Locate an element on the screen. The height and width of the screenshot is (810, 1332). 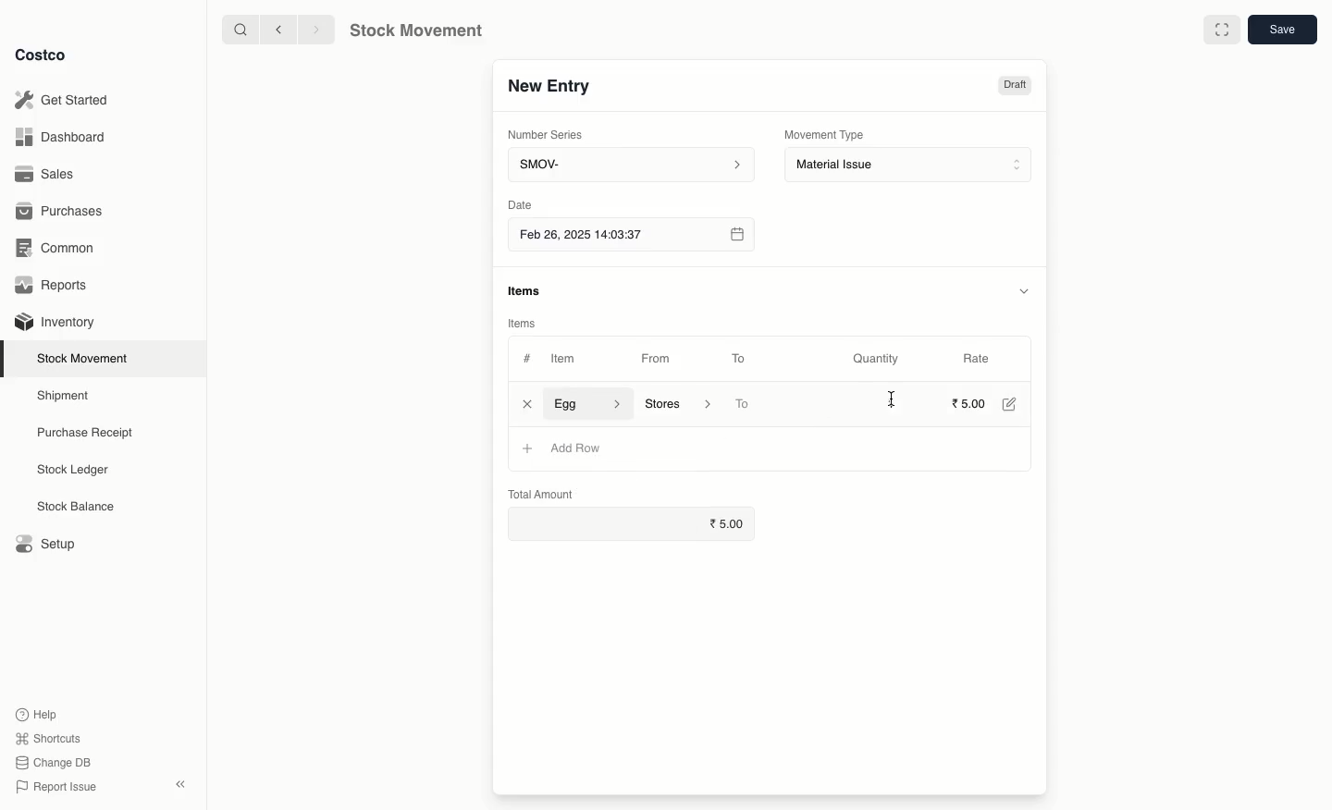
Material Issue is located at coordinates (910, 166).